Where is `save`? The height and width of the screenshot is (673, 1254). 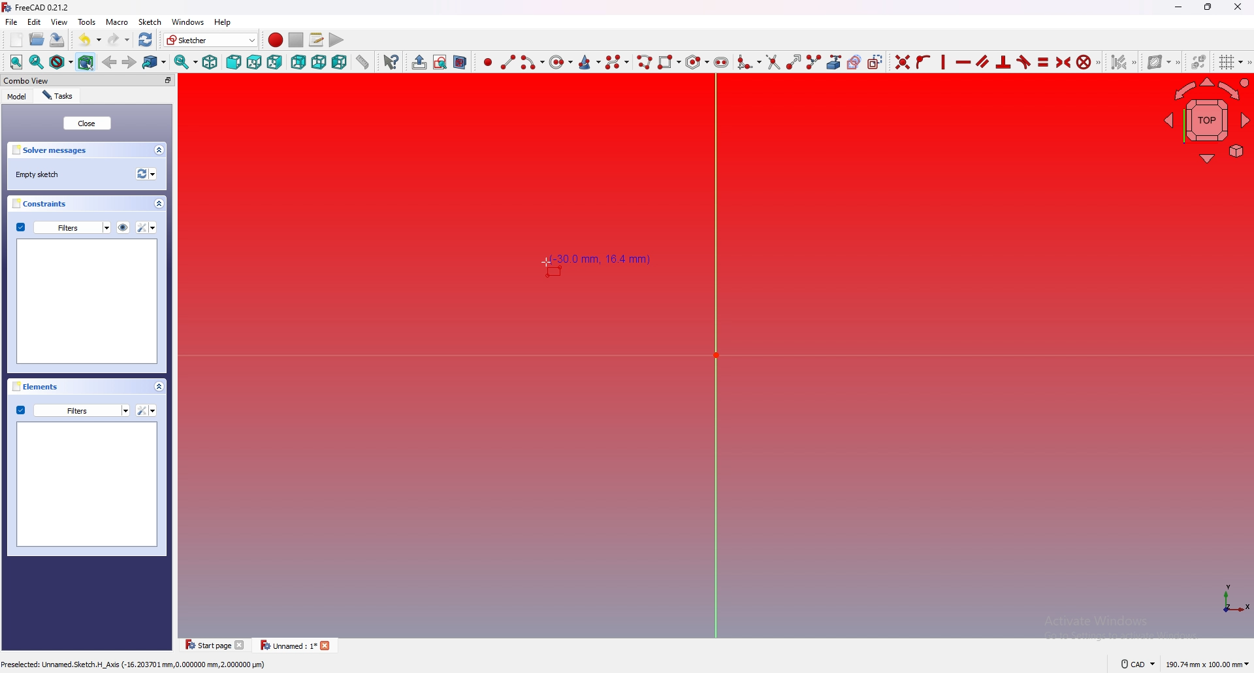 save is located at coordinates (58, 41).